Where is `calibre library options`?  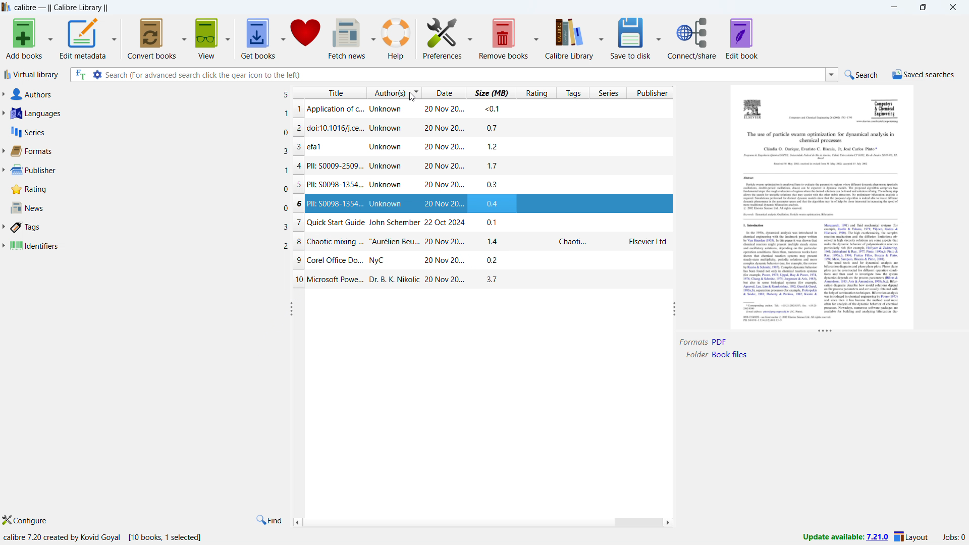
calibre library options is located at coordinates (601, 37).